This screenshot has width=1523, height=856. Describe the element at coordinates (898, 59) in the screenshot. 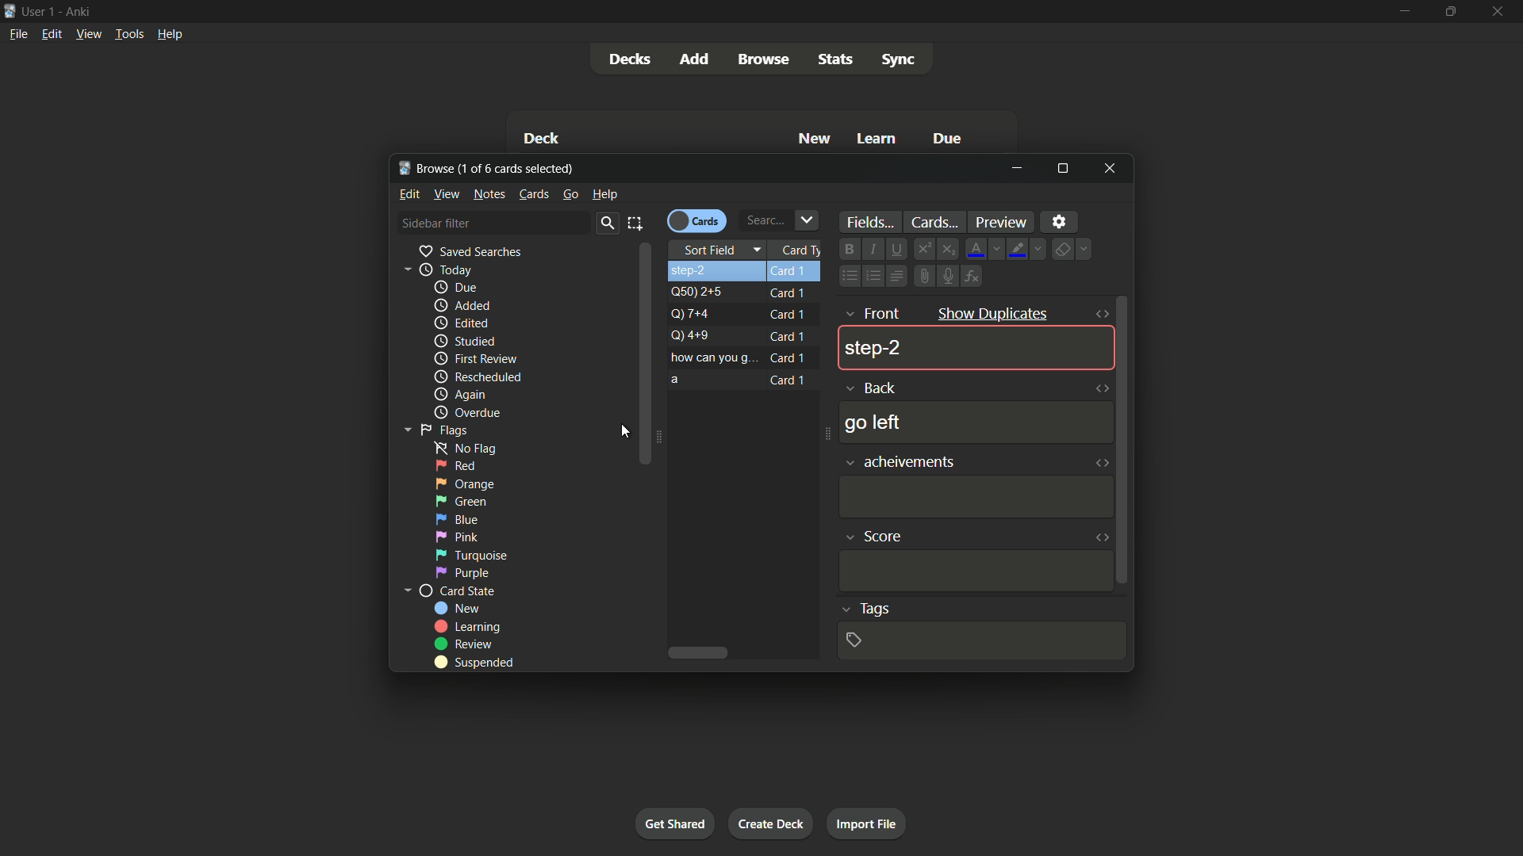

I see `Sync` at that location.